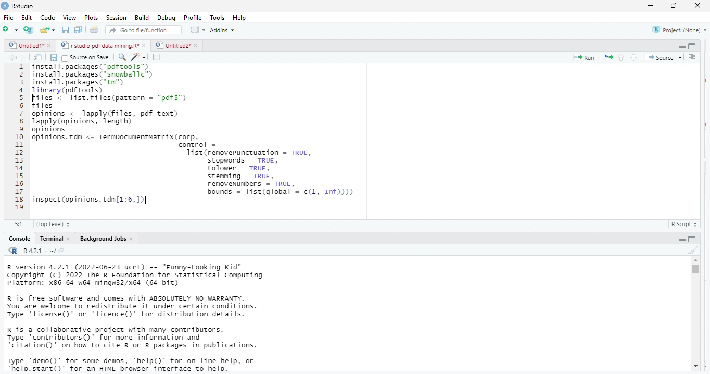 This screenshot has width=710, height=374. What do you see at coordinates (682, 48) in the screenshot?
I see `hide r script` at bounding box center [682, 48].